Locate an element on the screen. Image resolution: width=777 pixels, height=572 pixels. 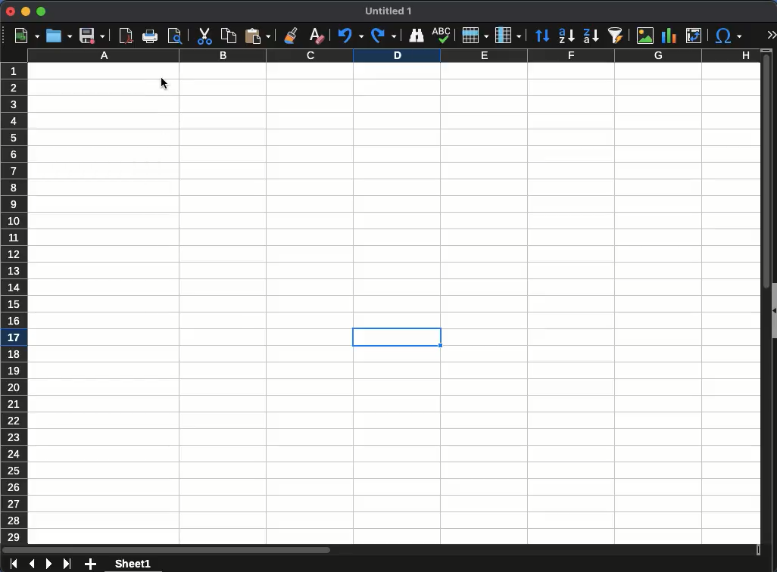
collapse is located at coordinates (772, 312).